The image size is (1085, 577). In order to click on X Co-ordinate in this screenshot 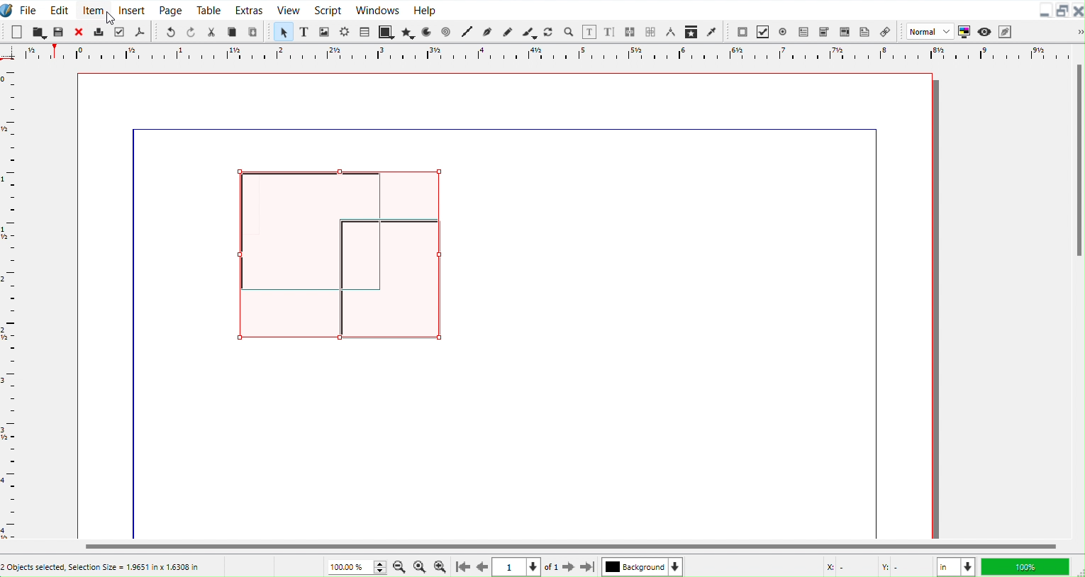, I will do `click(845, 567)`.